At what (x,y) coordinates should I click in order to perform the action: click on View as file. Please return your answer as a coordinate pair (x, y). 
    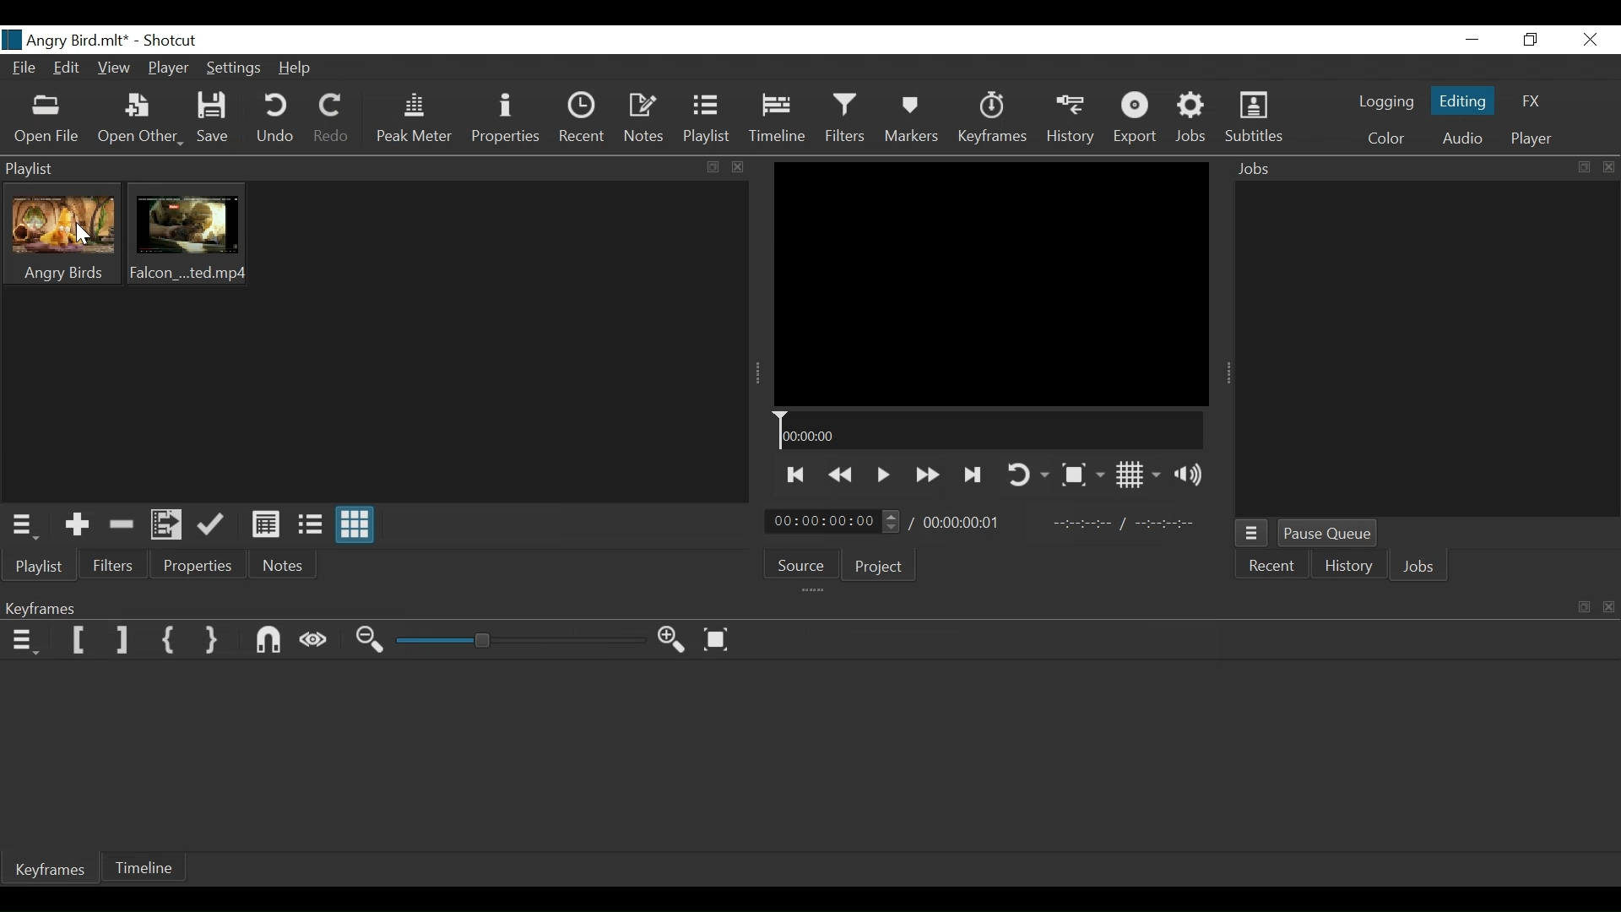
    Looking at the image, I should click on (310, 525).